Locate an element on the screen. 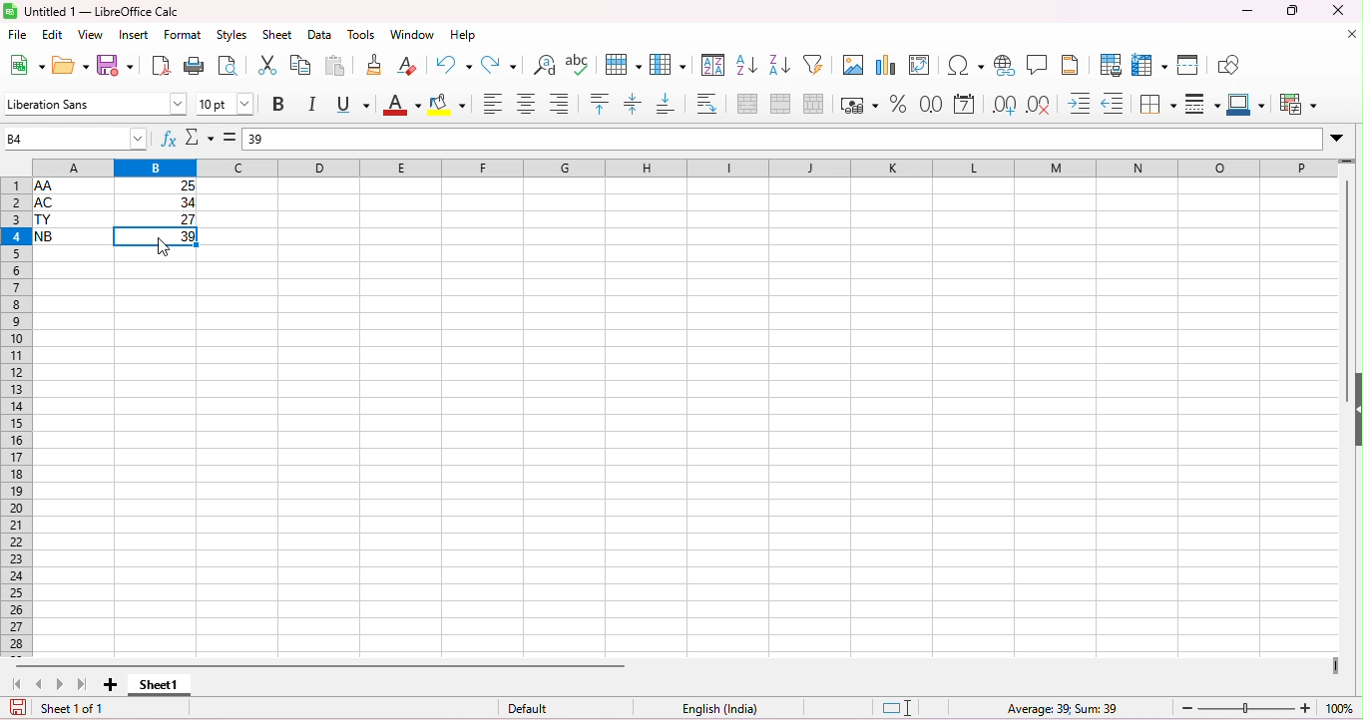 The image size is (1363, 720). format is located at coordinates (184, 36).